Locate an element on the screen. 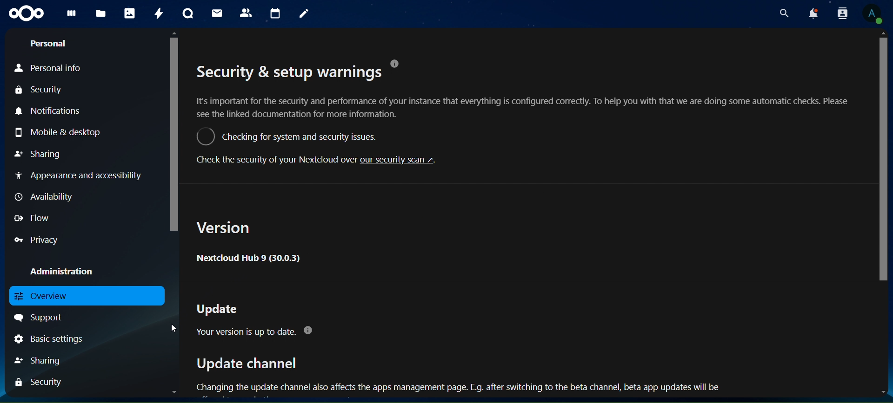  Version is located at coordinates (220, 226).